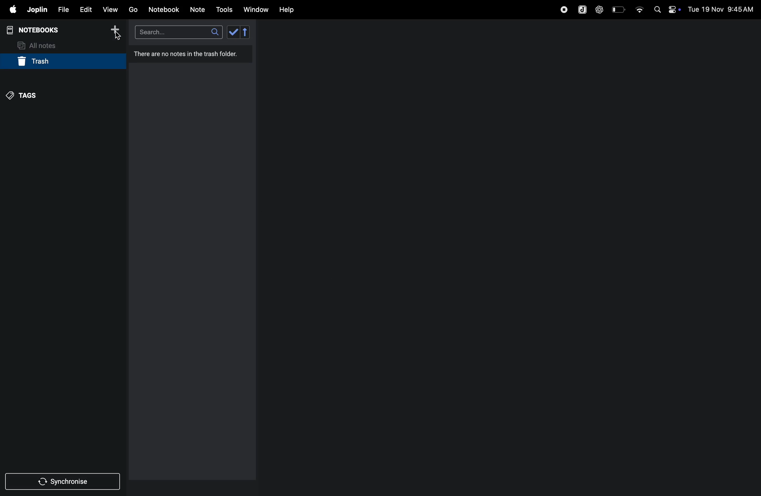 This screenshot has height=496, width=761. I want to click on synchronise, so click(64, 482).